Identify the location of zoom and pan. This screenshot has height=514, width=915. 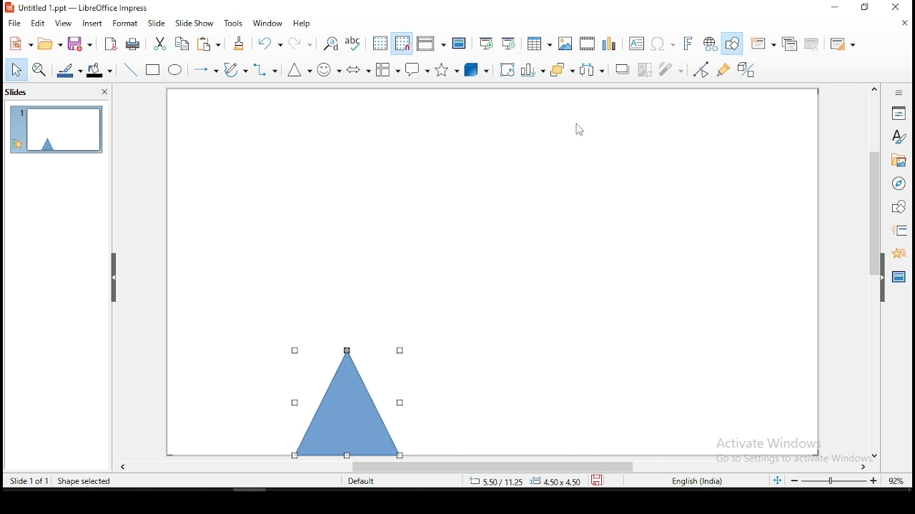
(41, 69).